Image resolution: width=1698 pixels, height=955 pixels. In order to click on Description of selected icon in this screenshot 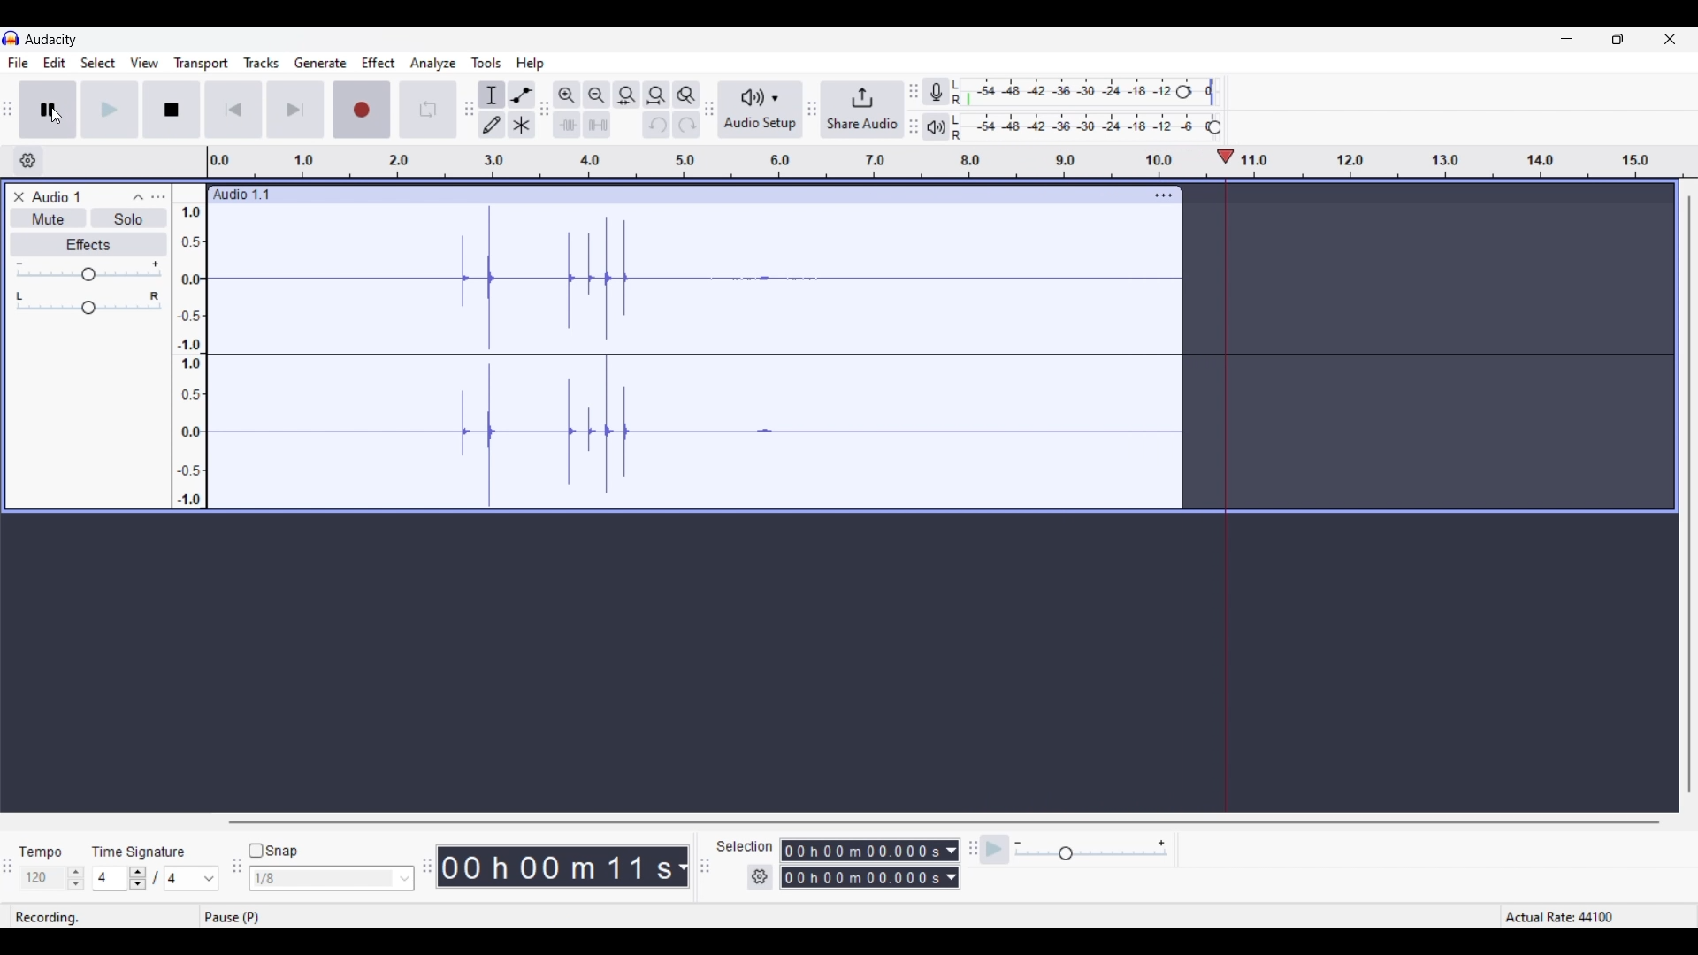, I will do `click(239, 917)`.